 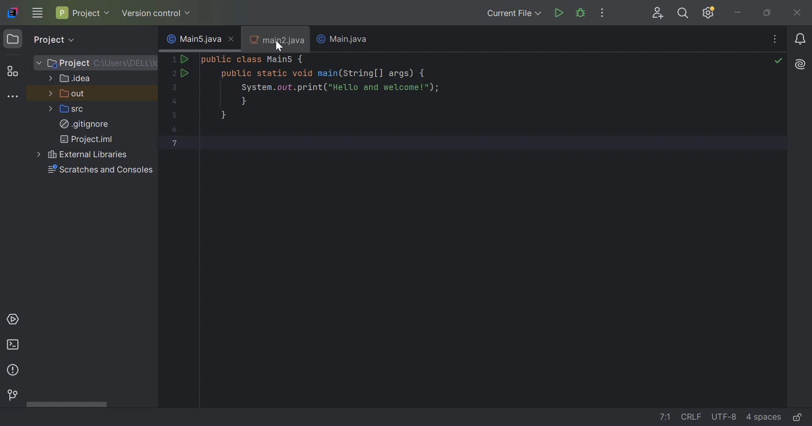 What do you see at coordinates (693, 418) in the screenshot?
I see `CRLF` at bounding box center [693, 418].